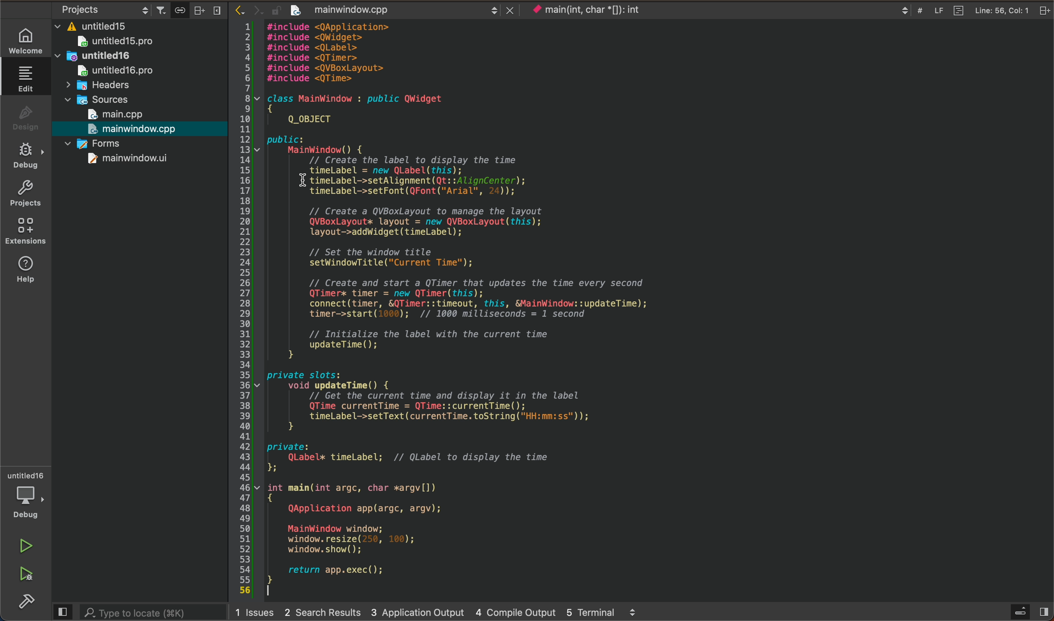 This screenshot has height=621, width=1054. Describe the element at coordinates (25, 194) in the screenshot. I see `projects` at that location.